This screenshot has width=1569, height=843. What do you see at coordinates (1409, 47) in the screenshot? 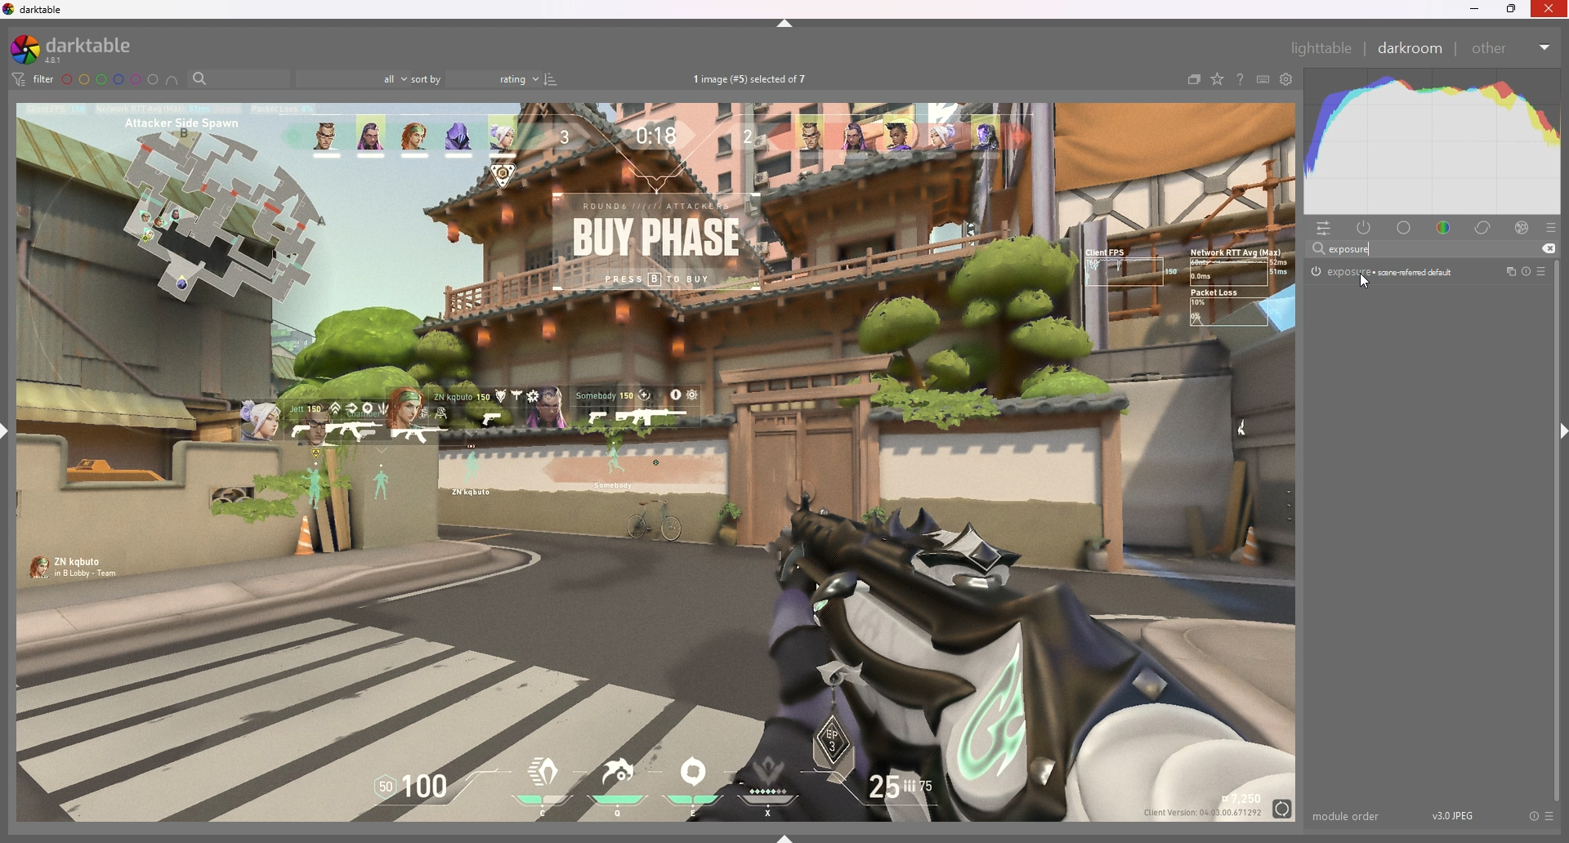
I see `darkroom` at bounding box center [1409, 47].